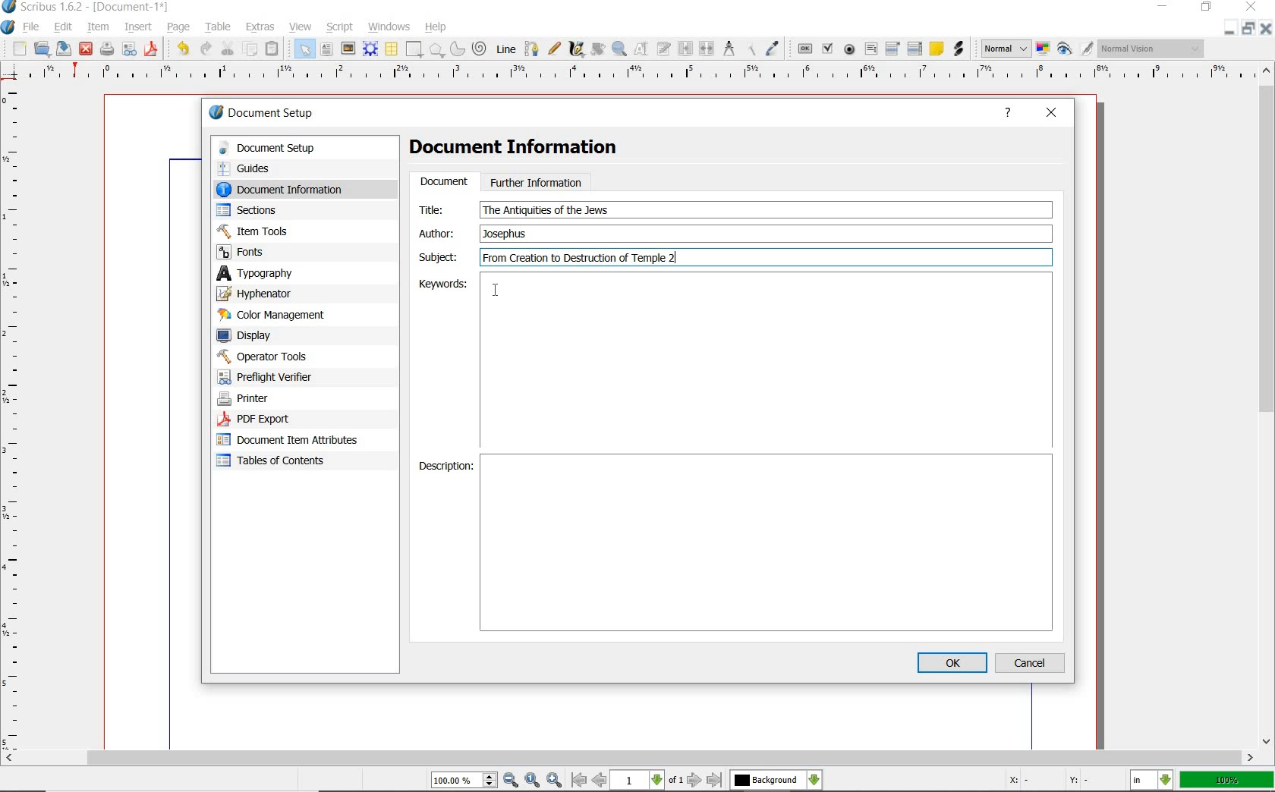 This screenshot has height=792, width=1275. What do you see at coordinates (643, 50) in the screenshot?
I see `edit contents of frame` at bounding box center [643, 50].